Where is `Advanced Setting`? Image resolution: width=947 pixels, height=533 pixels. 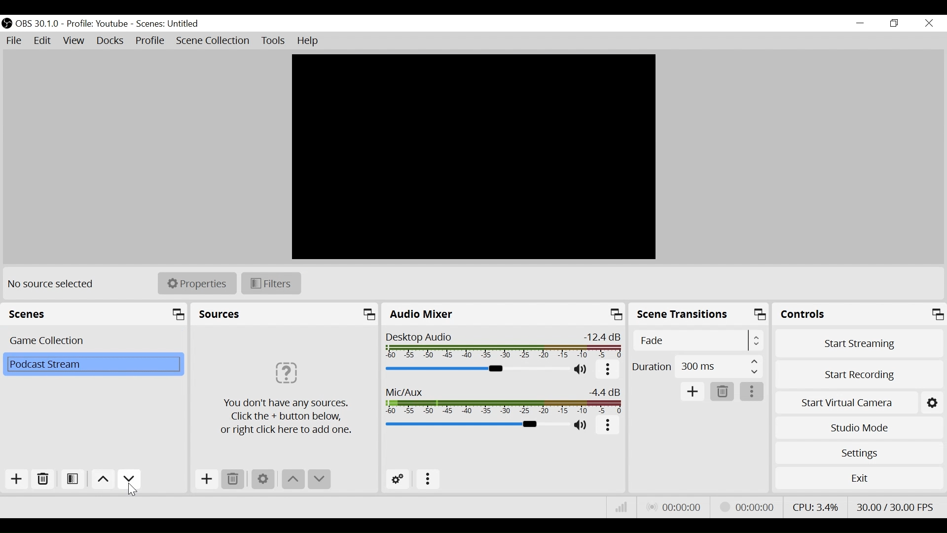 Advanced Setting is located at coordinates (398, 479).